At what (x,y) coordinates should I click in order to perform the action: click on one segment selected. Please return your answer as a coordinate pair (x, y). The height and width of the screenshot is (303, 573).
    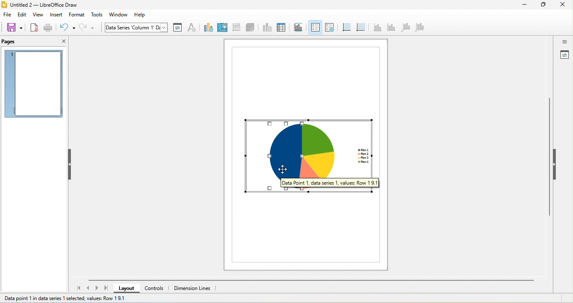
    Looking at the image, I should click on (276, 155).